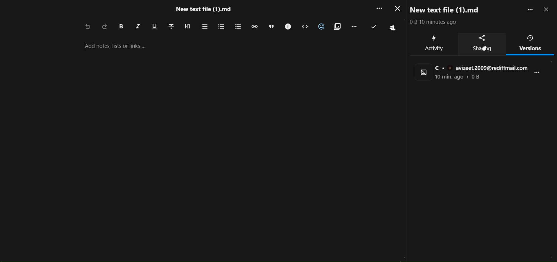  I want to click on more, so click(538, 72).